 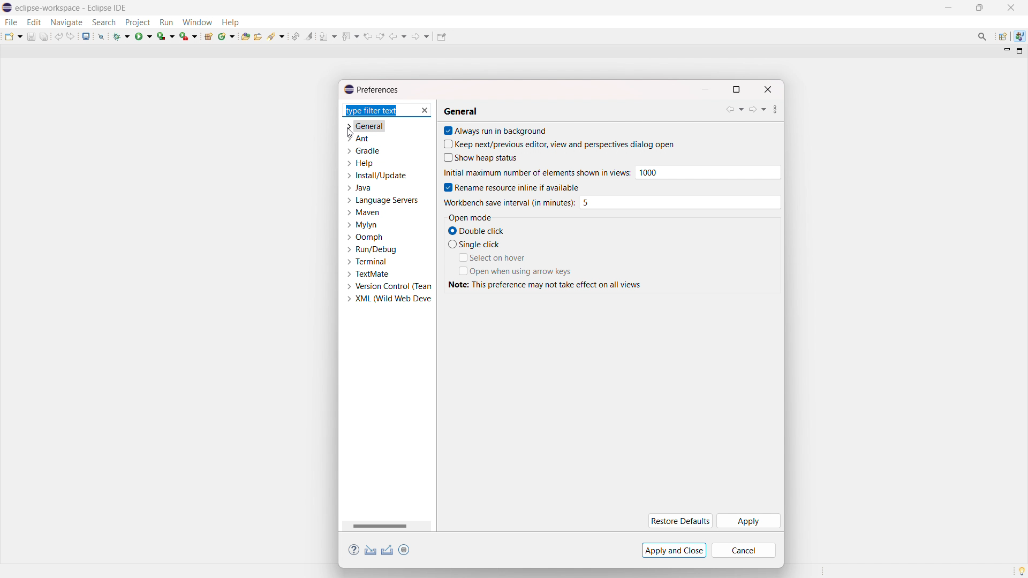 What do you see at coordinates (461, 270) in the screenshot?
I see `Checkbox` at bounding box center [461, 270].